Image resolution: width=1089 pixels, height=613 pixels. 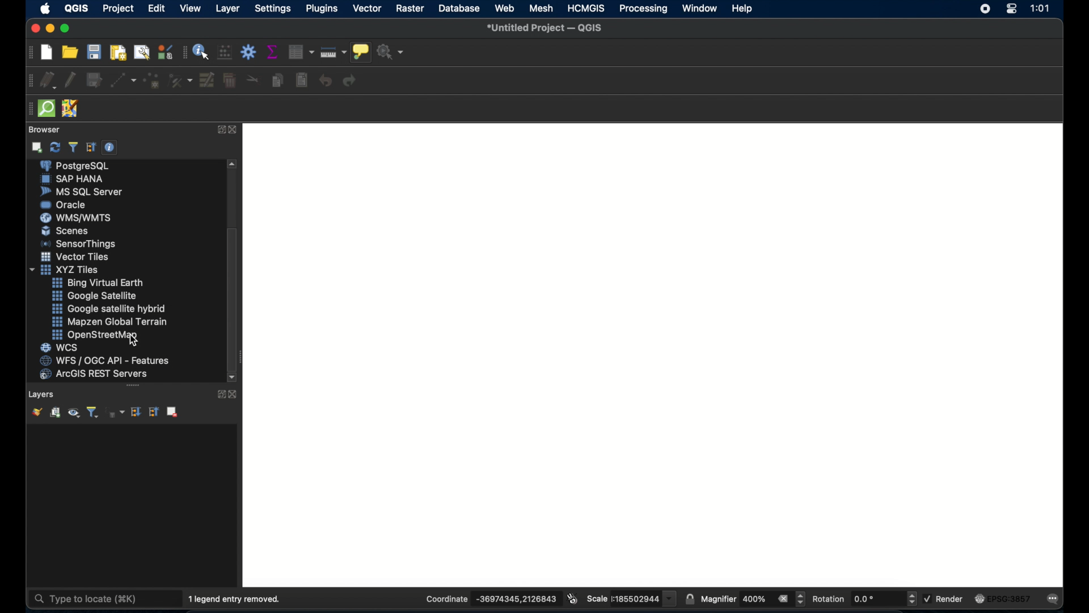 I want to click on expand, so click(x=219, y=394).